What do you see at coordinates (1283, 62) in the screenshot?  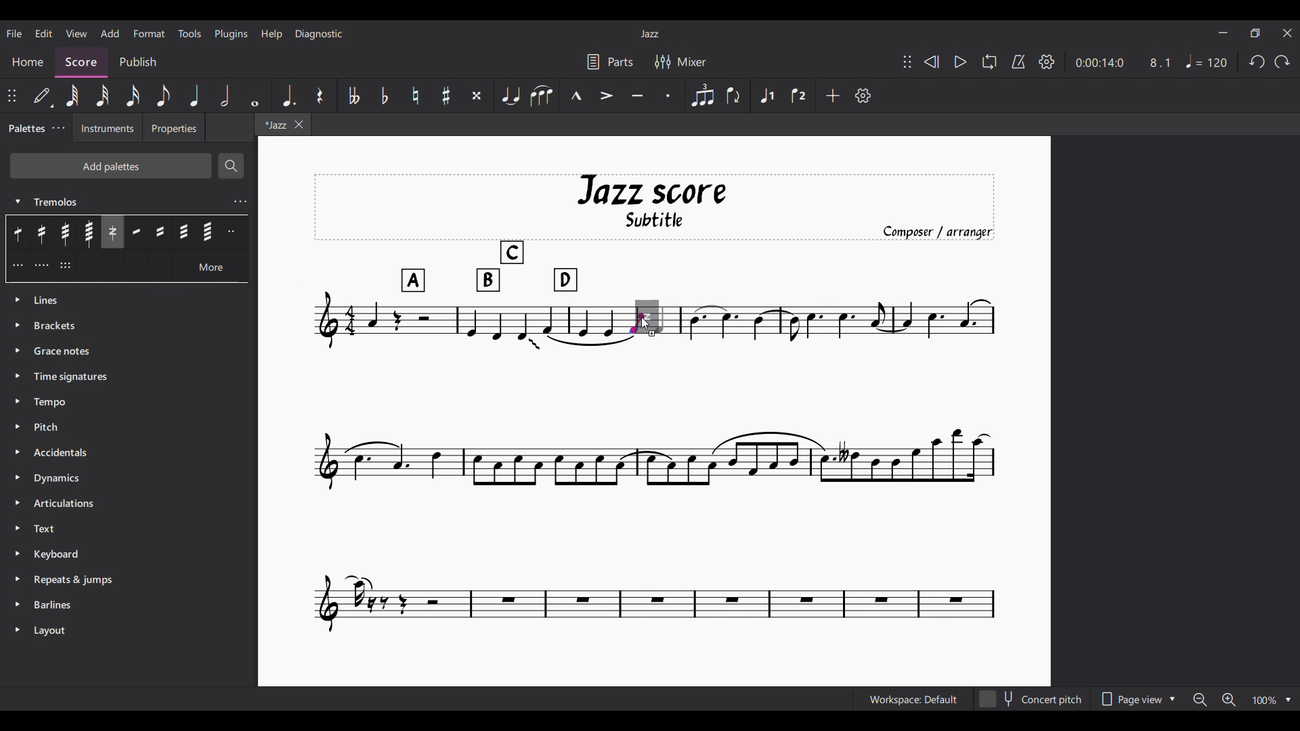 I see `Redo` at bounding box center [1283, 62].